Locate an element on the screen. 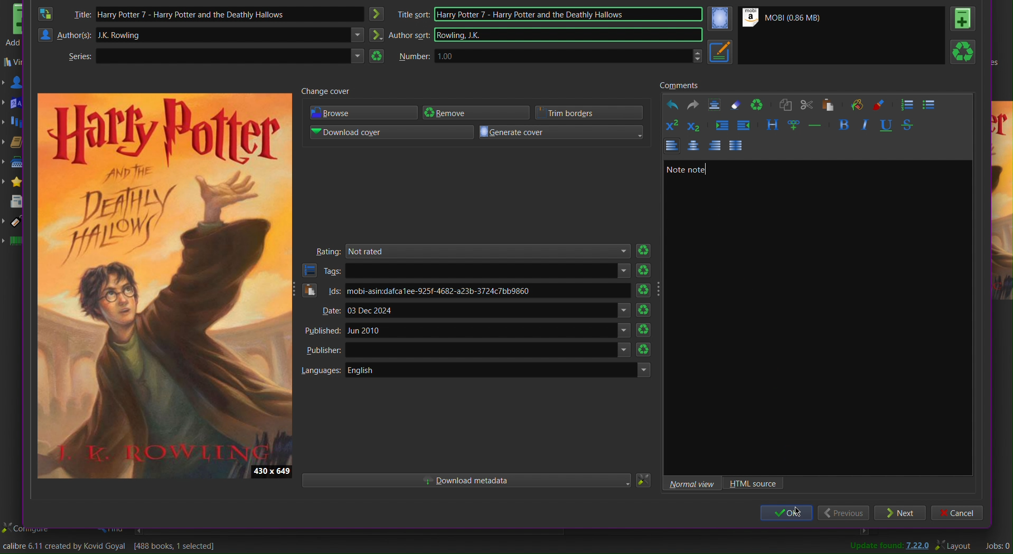  English is located at coordinates (499, 370).